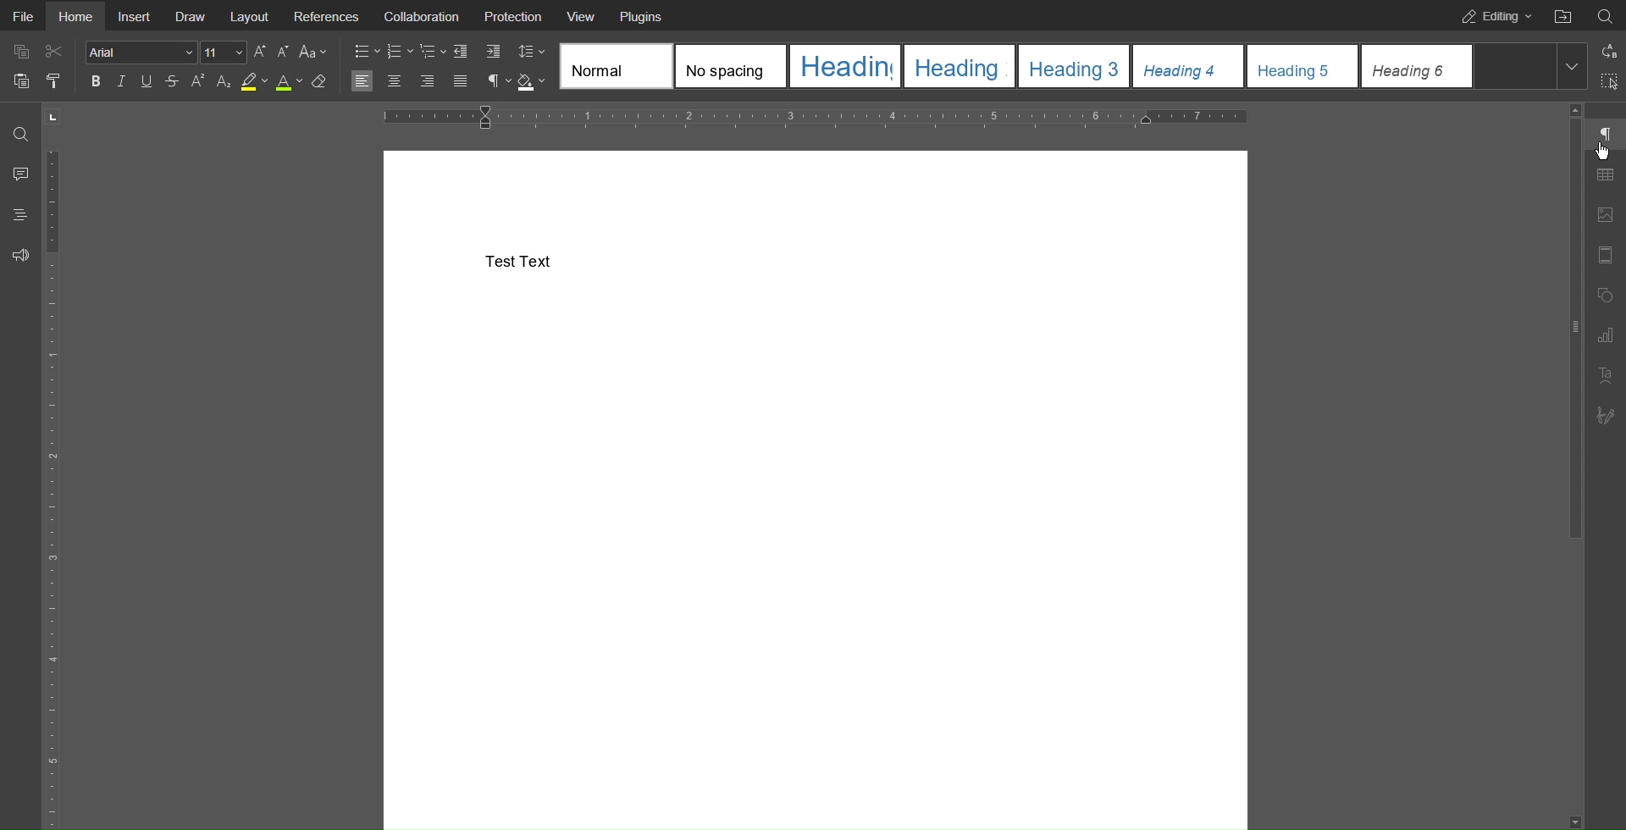  Describe the element at coordinates (367, 53) in the screenshot. I see `Bullet List` at that location.